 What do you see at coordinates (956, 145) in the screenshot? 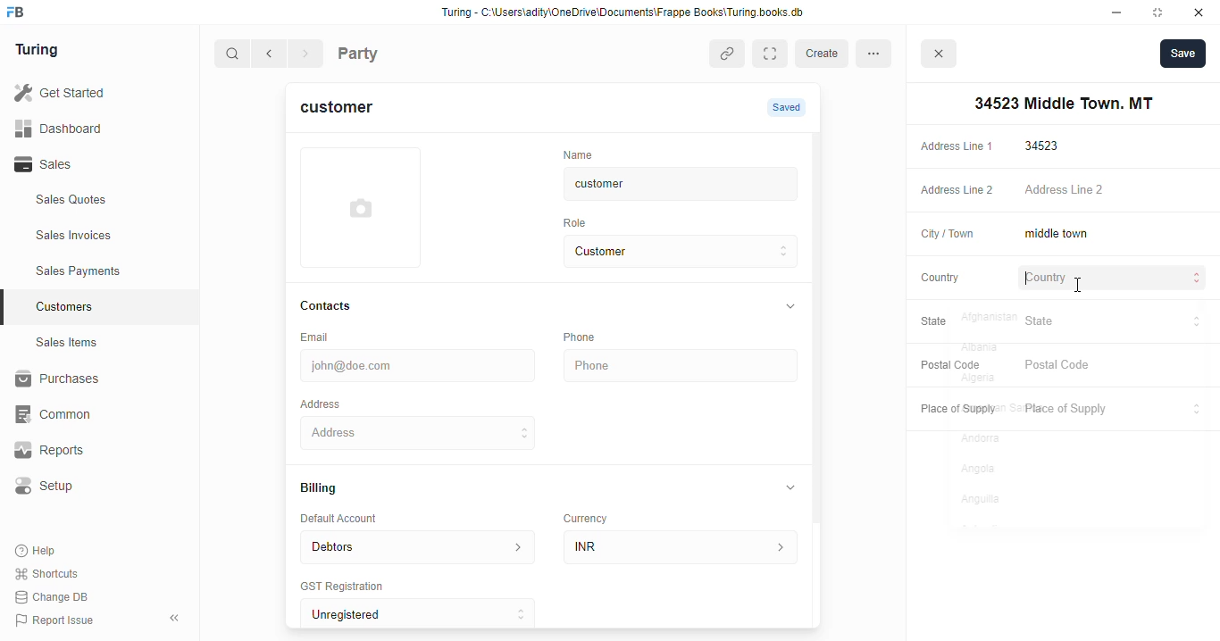
I see `Address Line 1` at bounding box center [956, 145].